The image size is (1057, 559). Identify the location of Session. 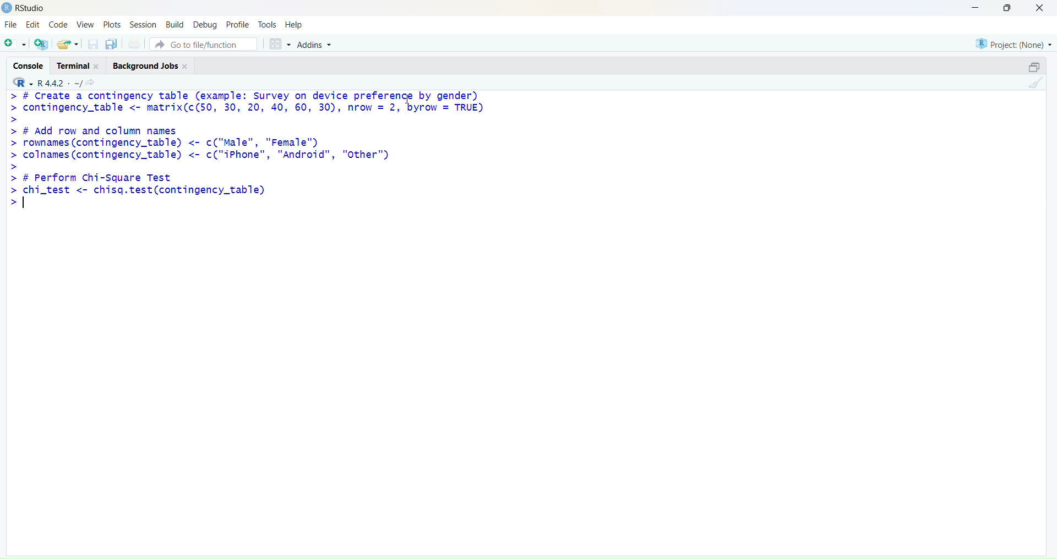
(143, 25).